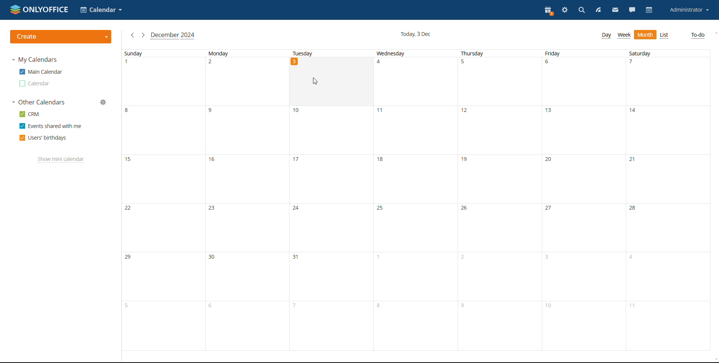  What do you see at coordinates (599, 10) in the screenshot?
I see `feed` at bounding box center [599, 10].